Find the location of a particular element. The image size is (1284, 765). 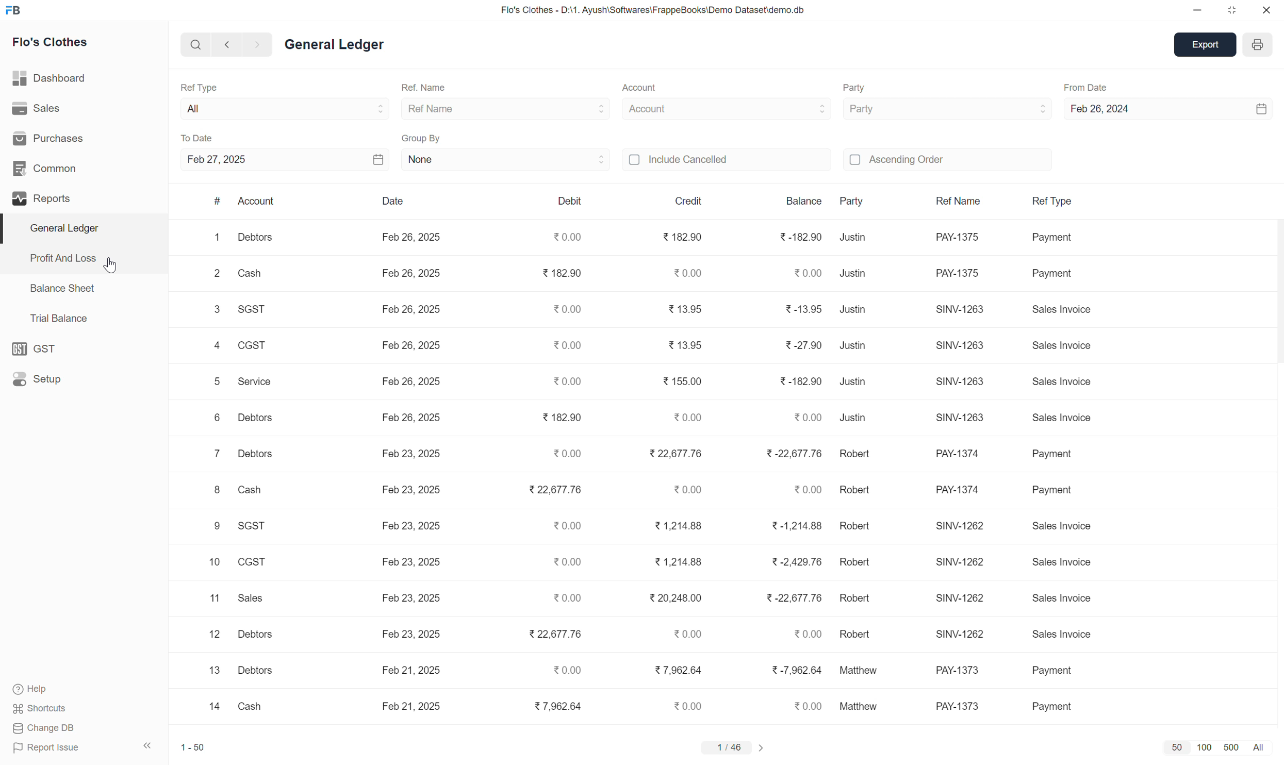

12 is located at coordinates (206, 635).